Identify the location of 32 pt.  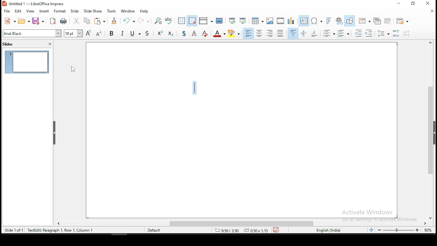
(73, 33).